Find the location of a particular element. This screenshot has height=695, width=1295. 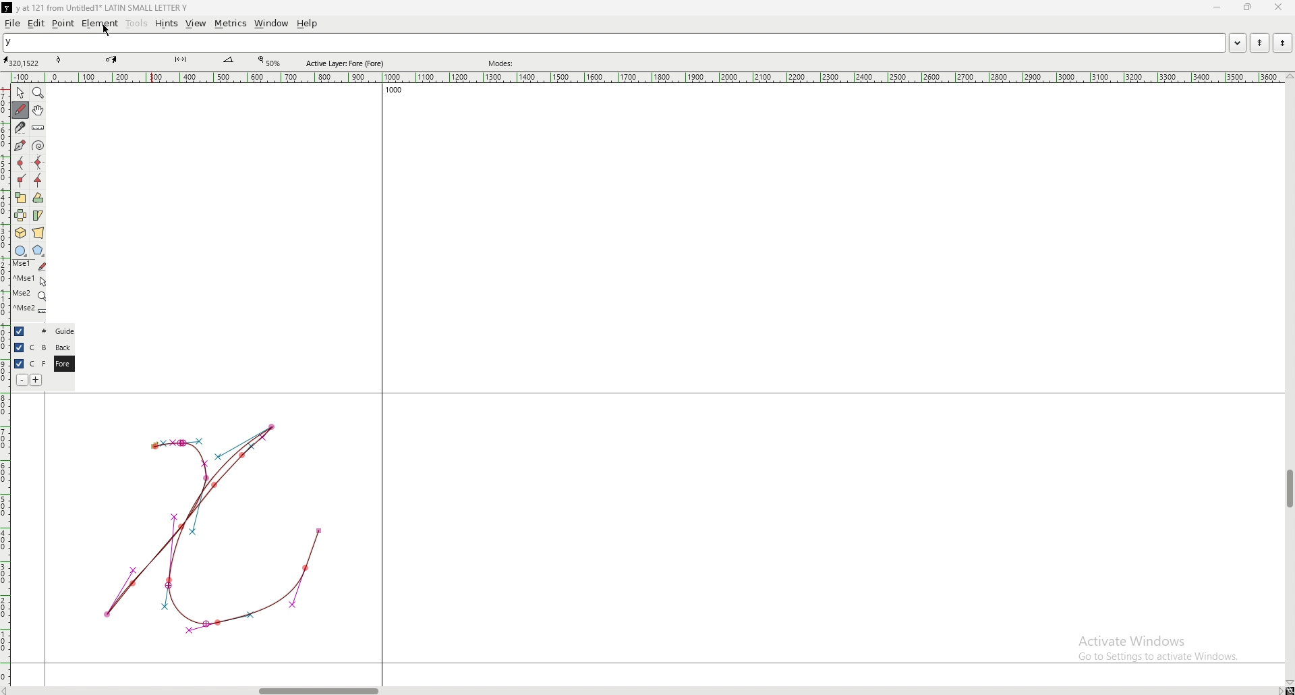

previous word is located at coordinates (1258, 43).